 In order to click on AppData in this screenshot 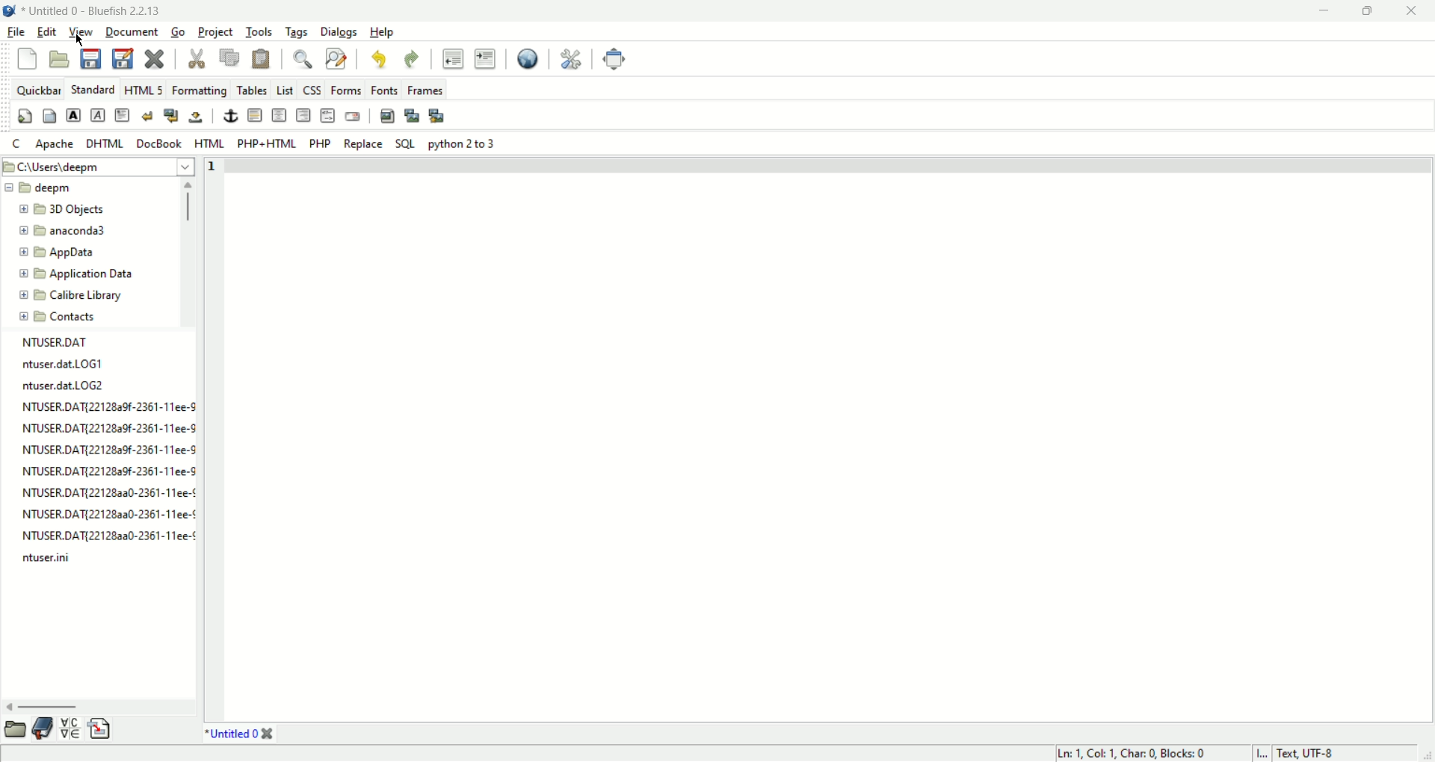, I will do `click(71, 253)`.